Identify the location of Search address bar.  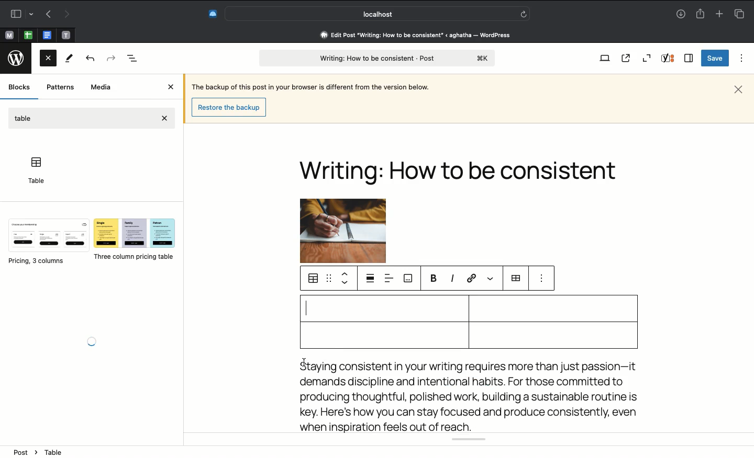
(376, 14).